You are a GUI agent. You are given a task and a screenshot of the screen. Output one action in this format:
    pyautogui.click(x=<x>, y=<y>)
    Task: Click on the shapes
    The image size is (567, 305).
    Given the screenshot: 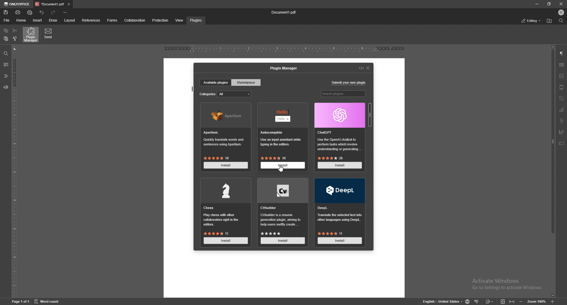 What is the action you would take?
    pyautogui.click(x=562, y=98)
    